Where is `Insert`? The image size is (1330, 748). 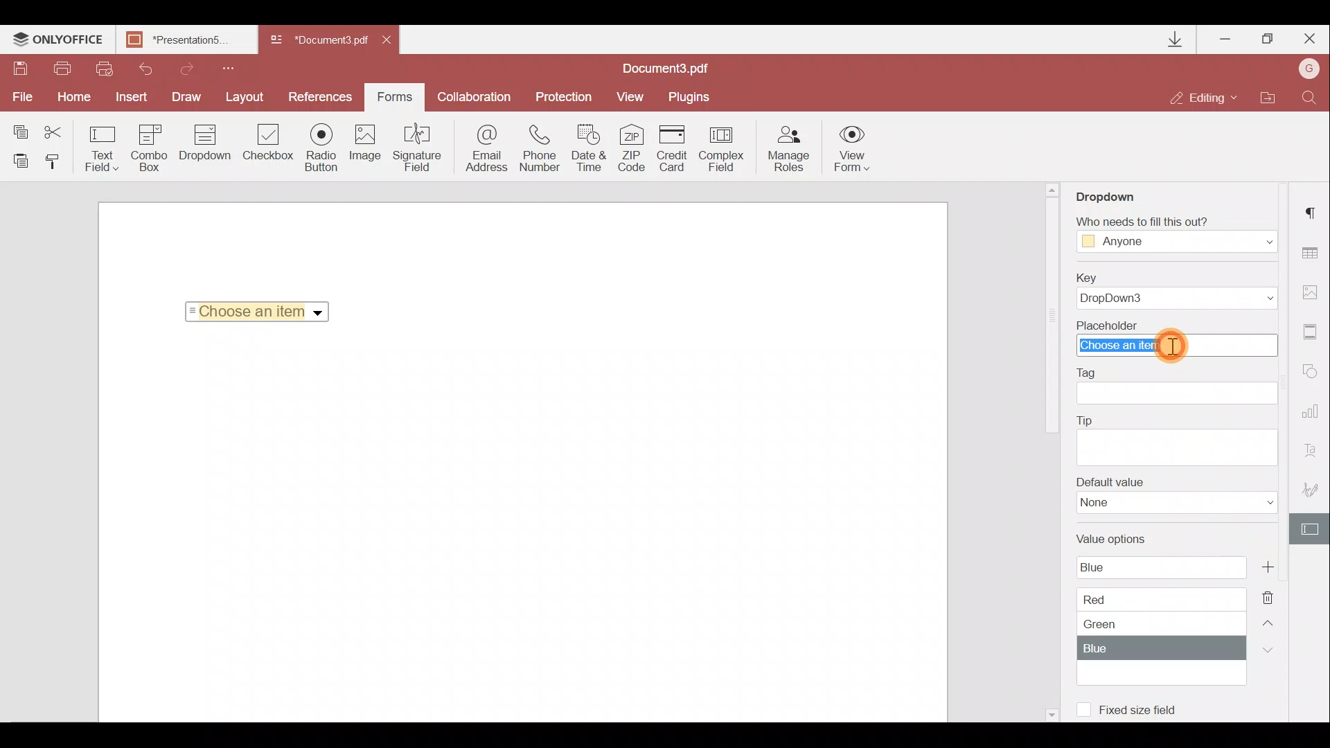
Insert is located at coordinates (134, 97).